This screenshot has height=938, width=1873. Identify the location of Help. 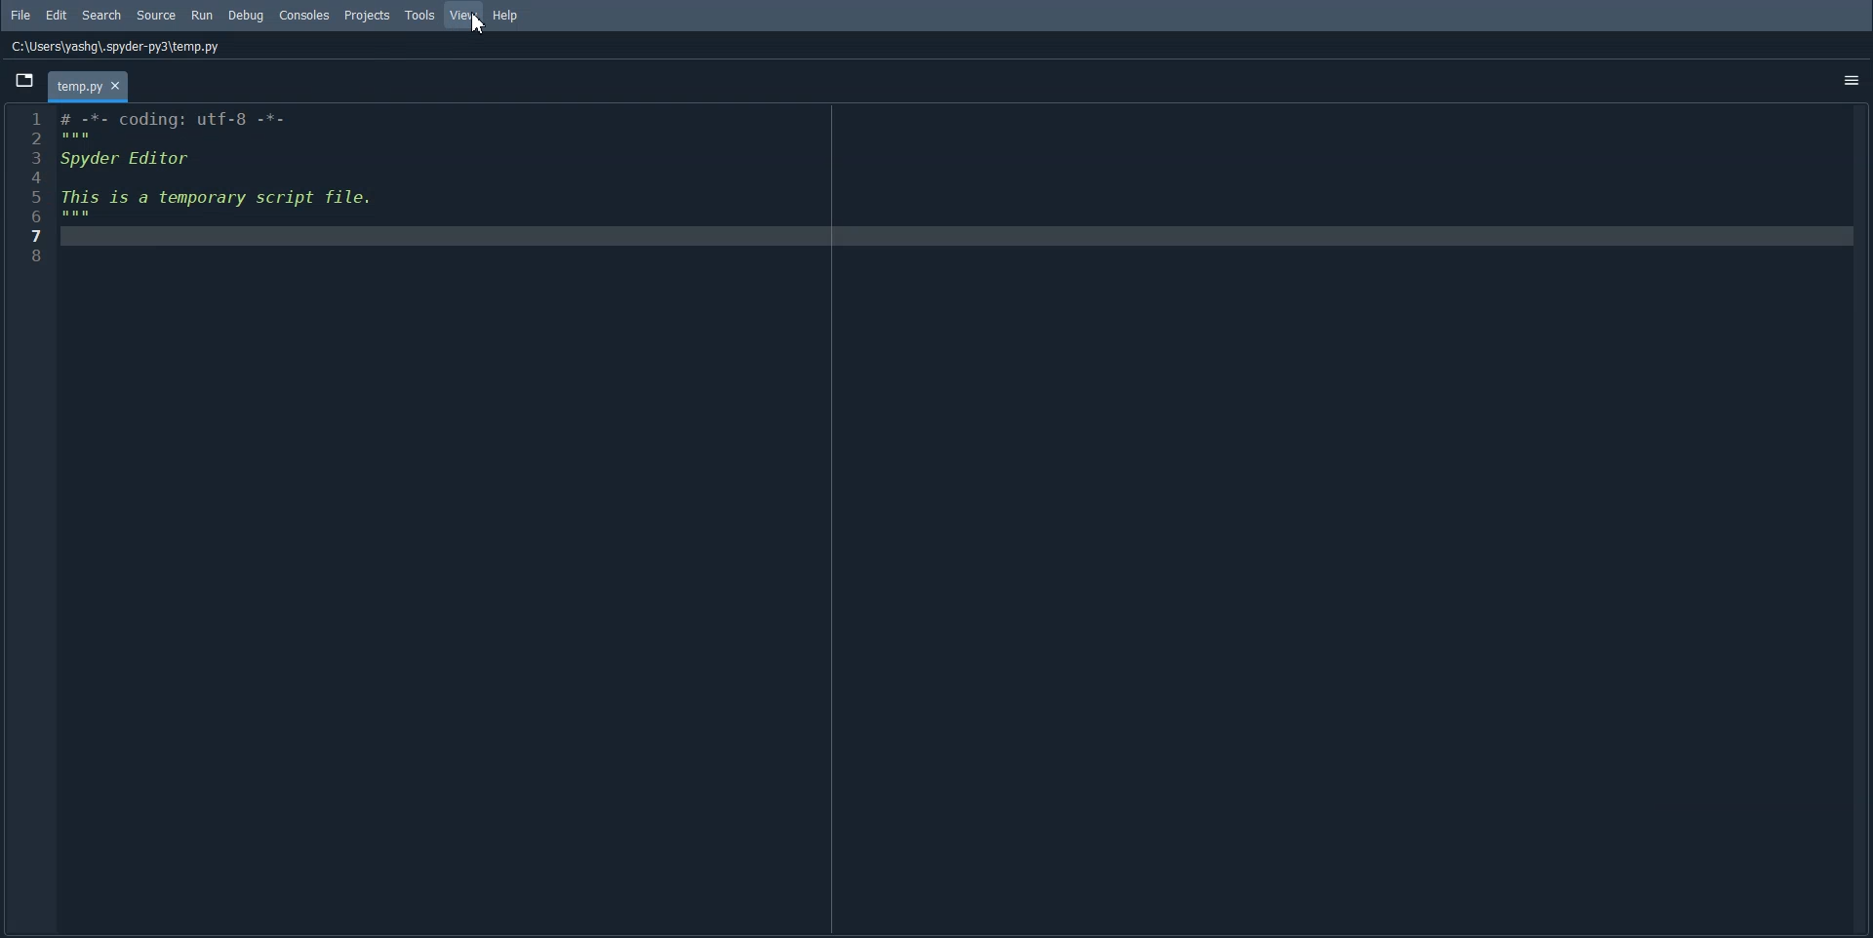
(506, 15).